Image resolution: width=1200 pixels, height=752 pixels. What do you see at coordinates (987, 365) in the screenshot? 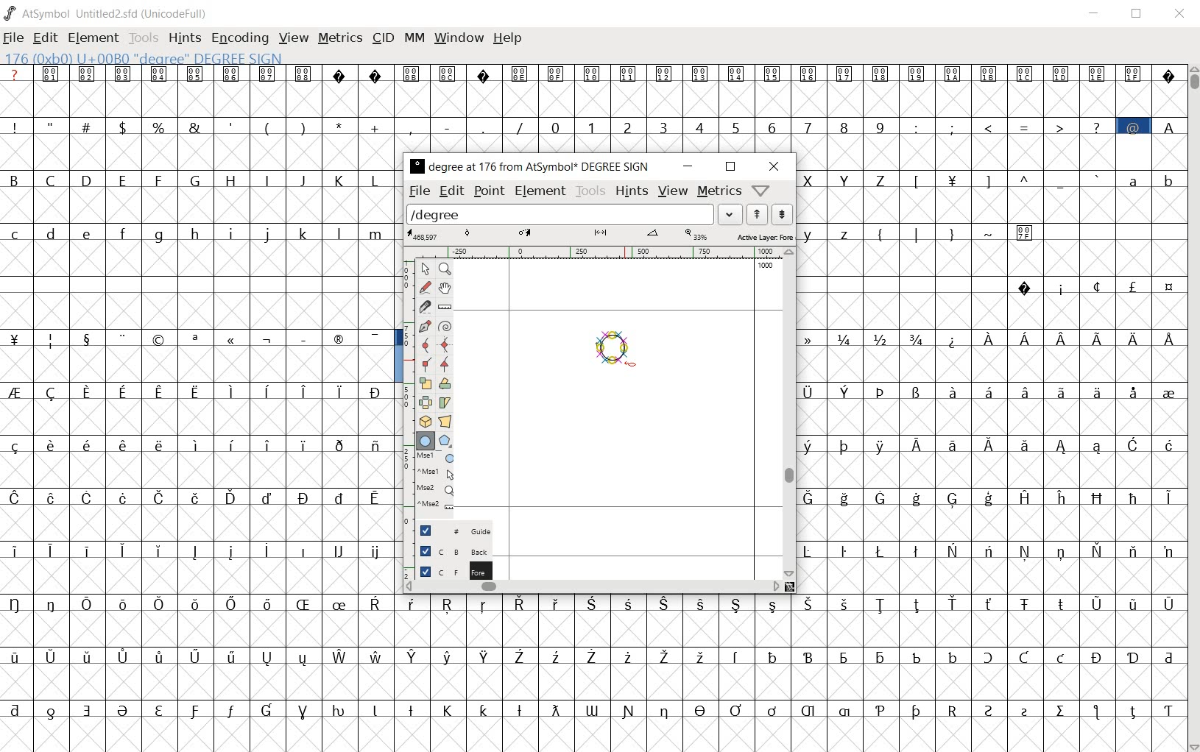
I see `empty glyph slots` at bounding box center [987, 365].